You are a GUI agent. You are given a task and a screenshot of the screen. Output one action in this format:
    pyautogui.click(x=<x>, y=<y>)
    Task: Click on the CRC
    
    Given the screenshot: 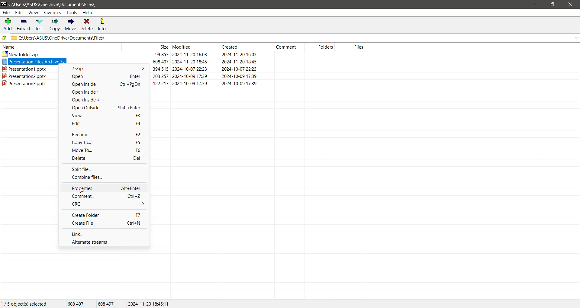 What is the action you would take?
    pyautogui.click(x=109, y=204)
    